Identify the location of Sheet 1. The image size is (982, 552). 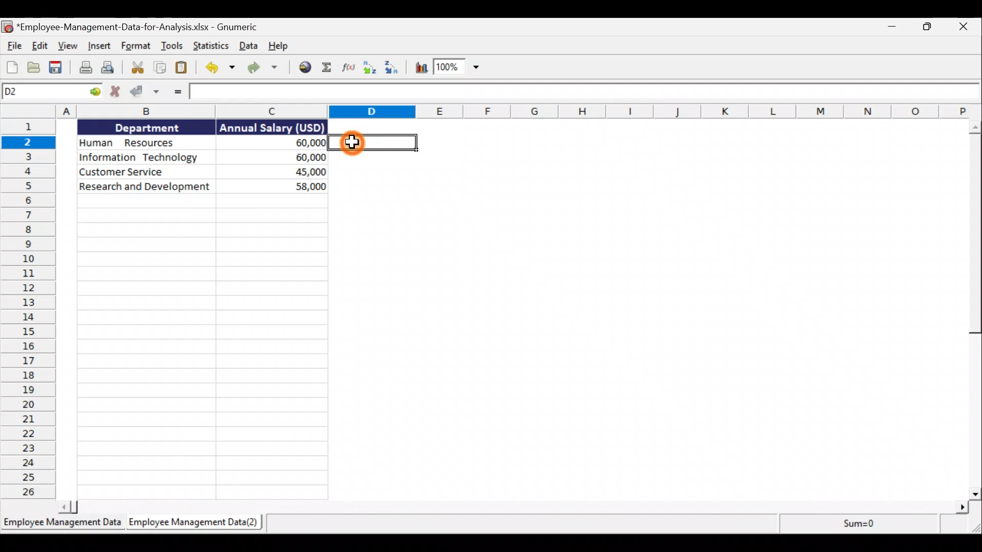
(61, 523).